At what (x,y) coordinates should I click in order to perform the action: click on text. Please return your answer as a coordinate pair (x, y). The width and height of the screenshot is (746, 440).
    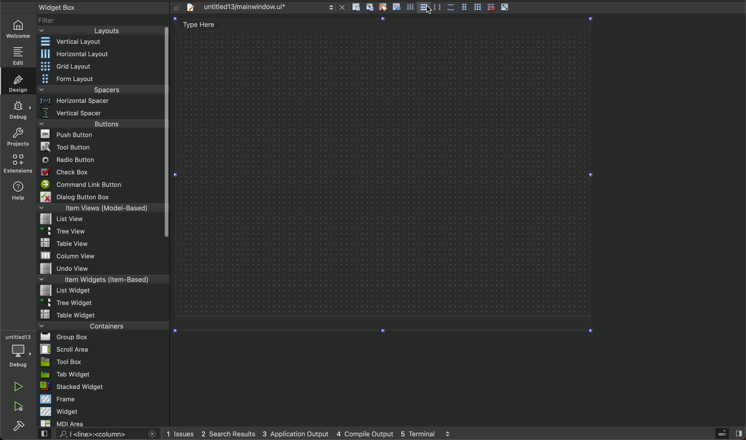
    Looking at the image, I should click on (55, 6).